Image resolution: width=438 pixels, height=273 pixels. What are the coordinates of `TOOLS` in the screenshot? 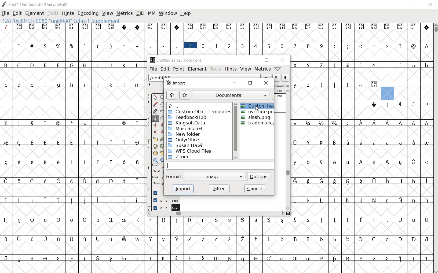 It's located at (53, 13).